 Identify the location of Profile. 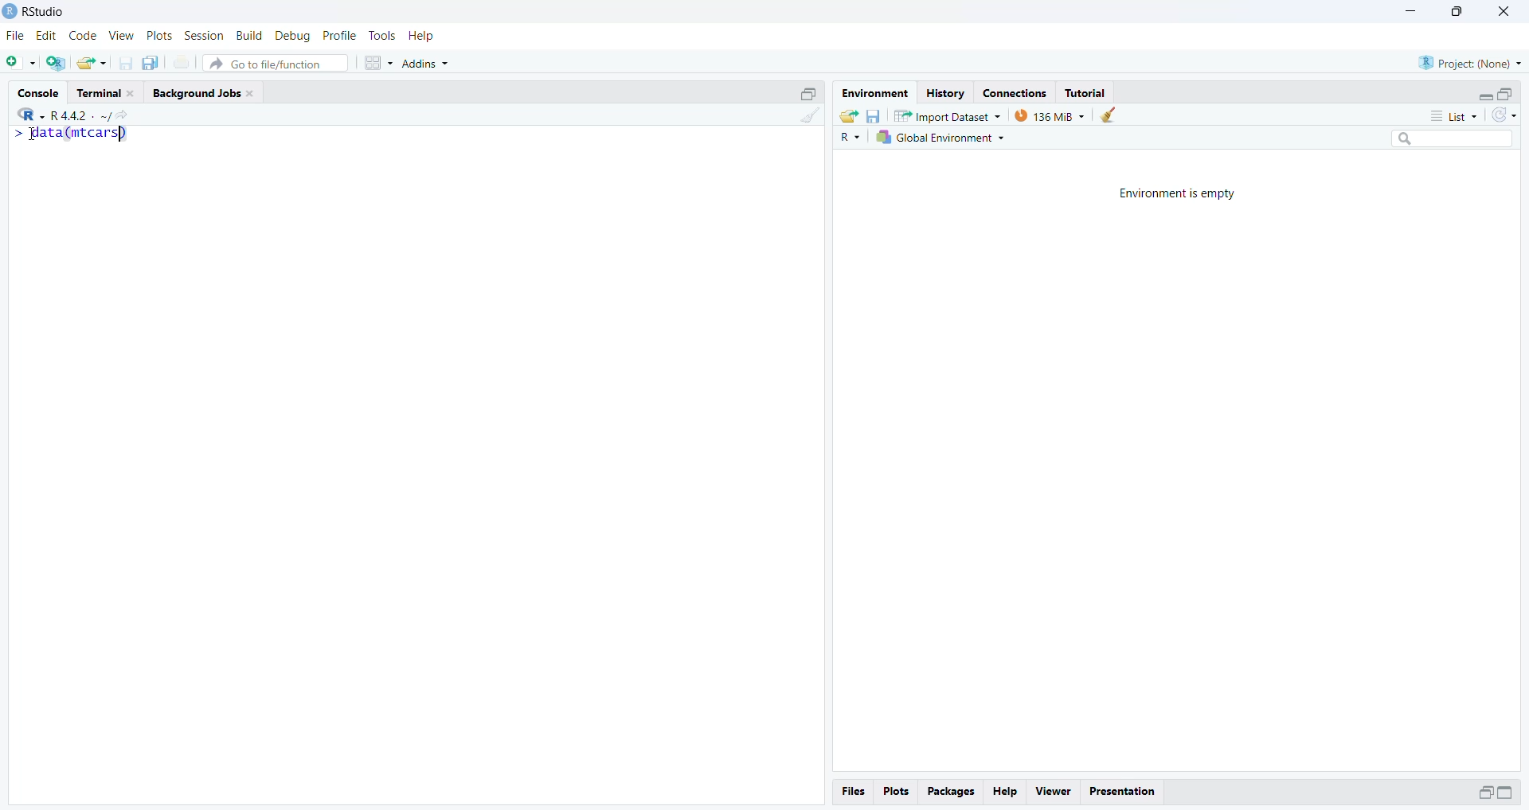
(340, 35).